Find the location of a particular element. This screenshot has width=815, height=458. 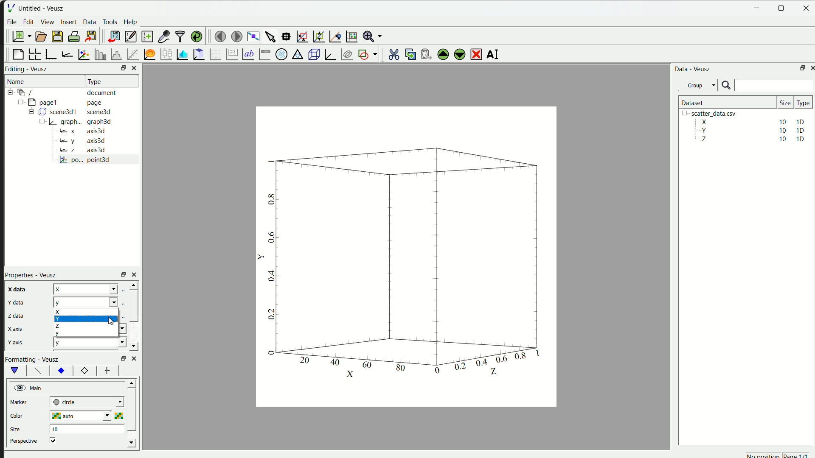

reload linked dataset is located at coordinates (197, 36).